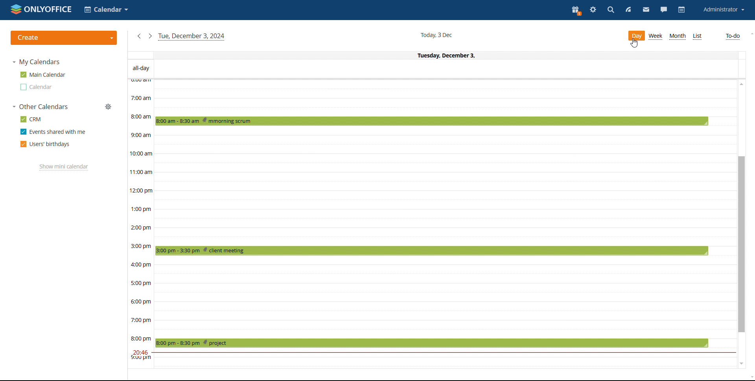 This screenshot has width=755, height=381. I want to click on scroll up, so click(742, 83).